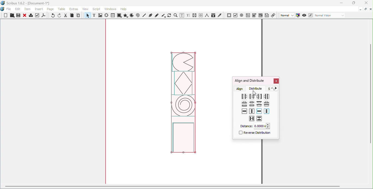  I want to click on Unlink text frames, so click(201, 15).